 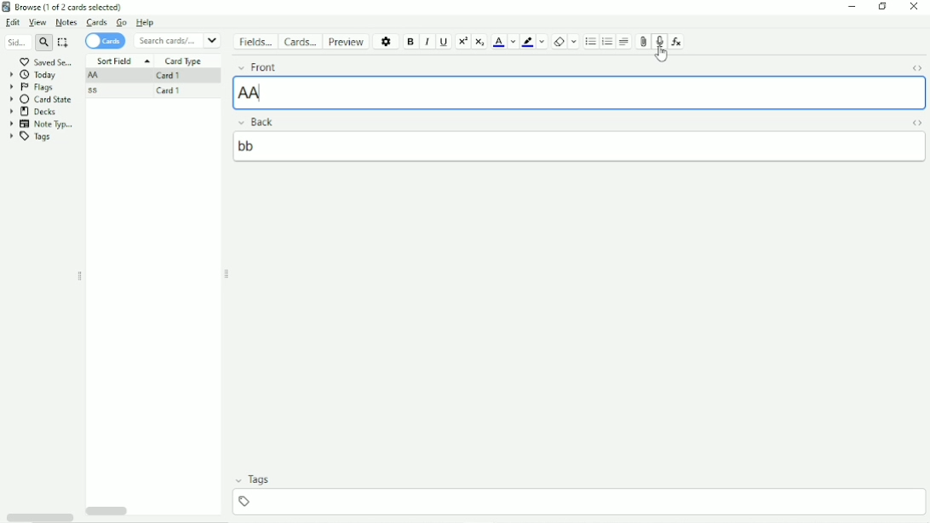 What do you see at coordinates (46, 62) in the screenshot?
I see `Saved Search` at bounding box center [46, 62].